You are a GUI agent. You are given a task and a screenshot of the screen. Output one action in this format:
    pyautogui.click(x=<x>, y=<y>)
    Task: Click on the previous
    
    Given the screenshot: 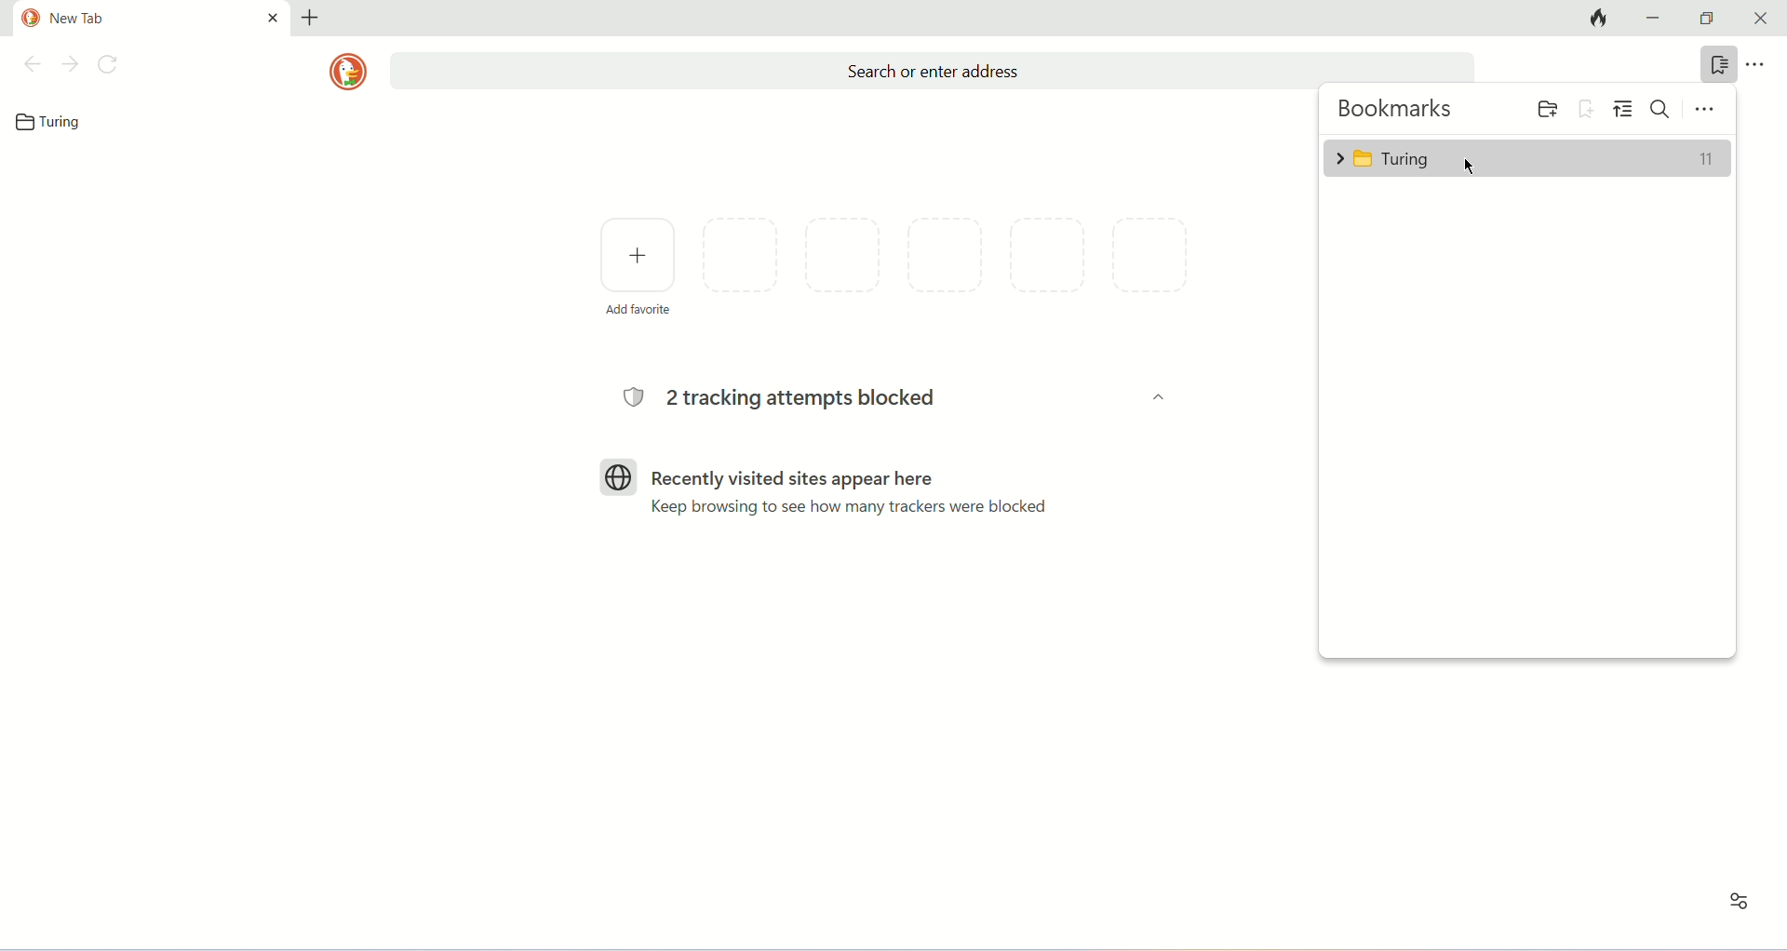 What is the action you would take?
    pyautogui.click(x=31, y=64)
    